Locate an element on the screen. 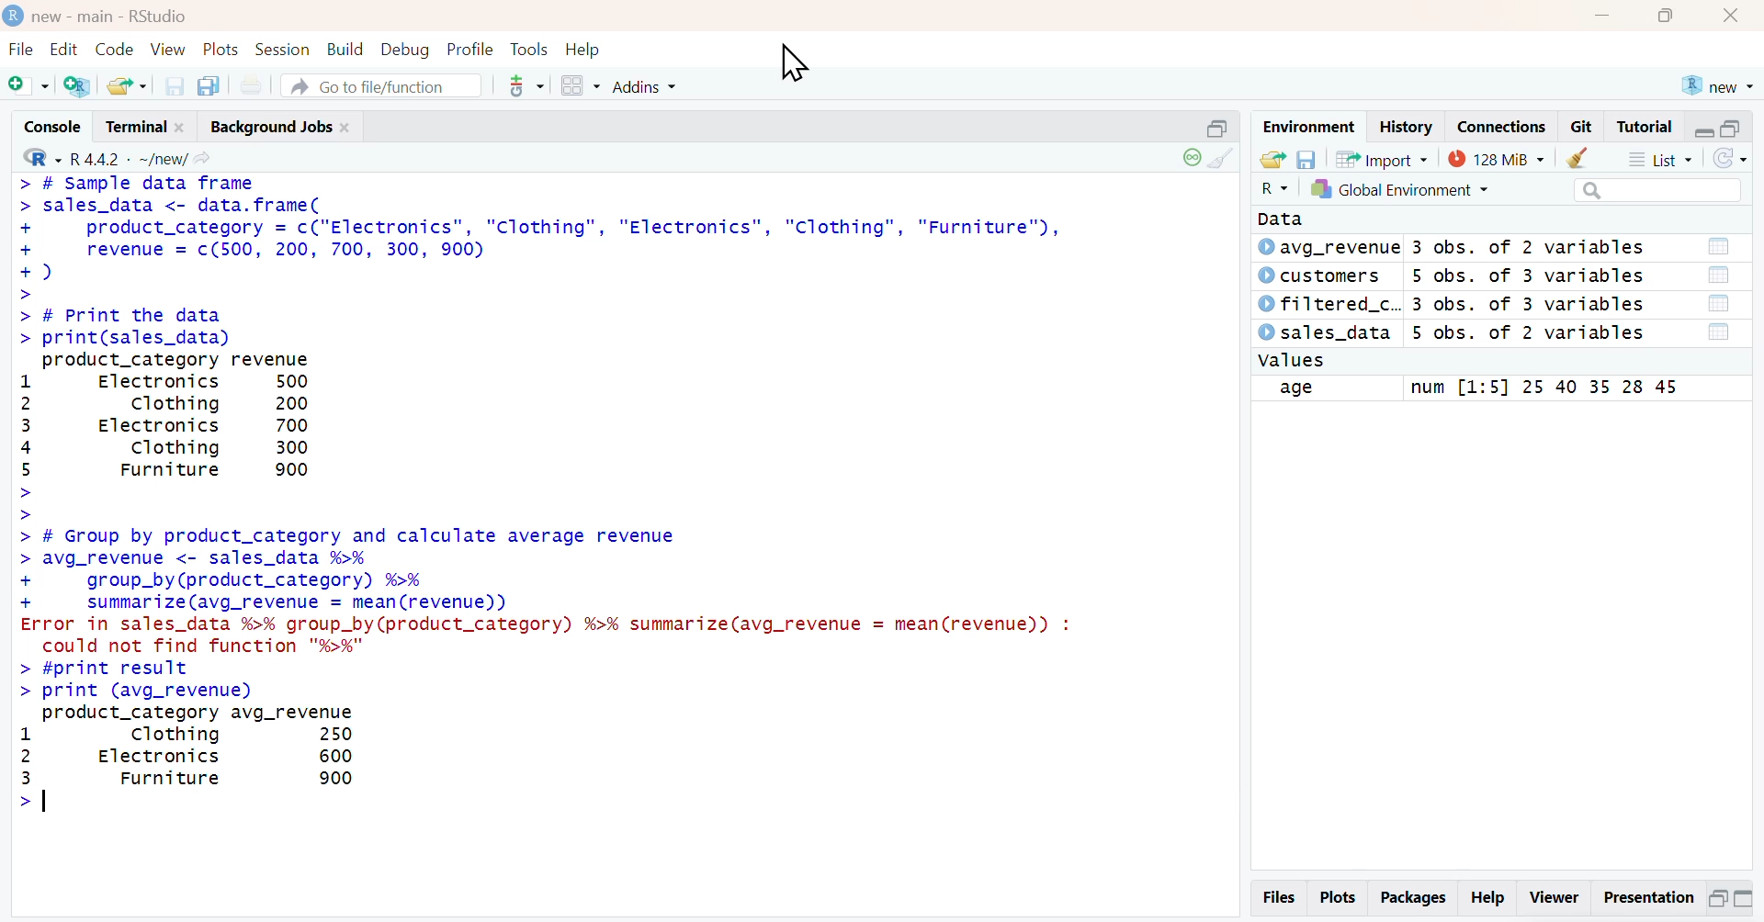 The image size is (1764, 922). Background Jobs is located at coordinates (279, 126).